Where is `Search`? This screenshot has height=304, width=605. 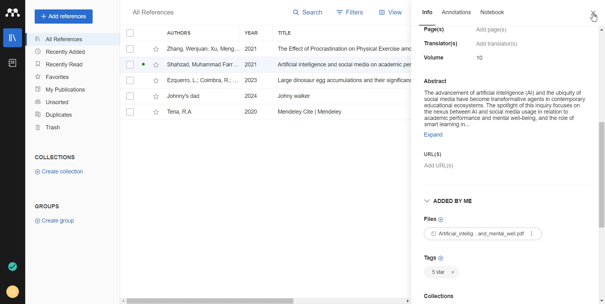
Search is located at coordinates (305, 13).